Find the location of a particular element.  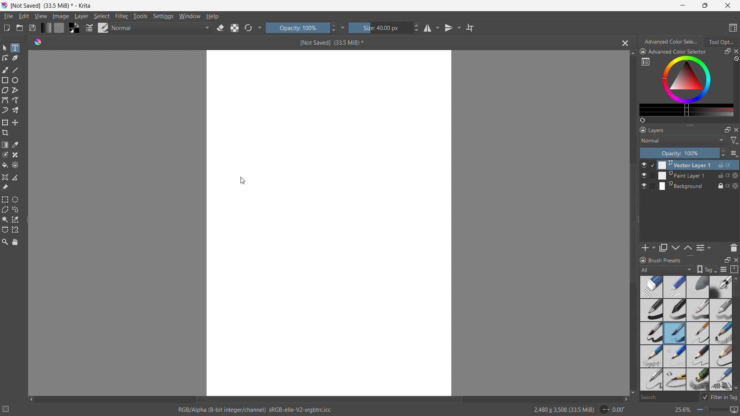

Brush is located at coordinates (651, 332).